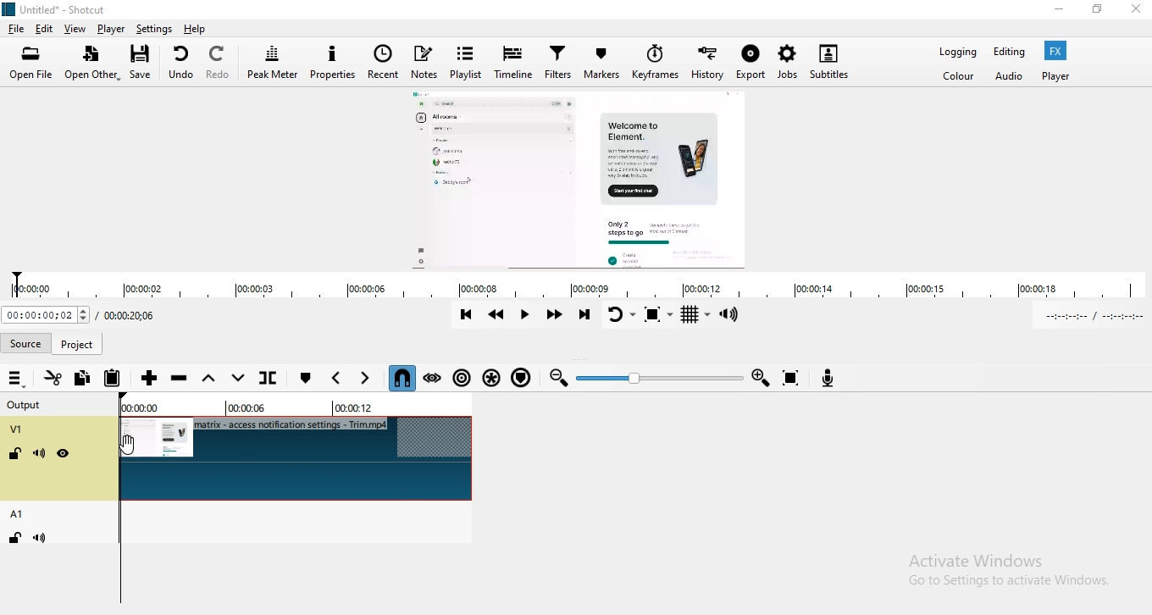 The image size is (1152, 615). What do you see at coordinates (1061, 75) in the screenshot?
I see `Player` at bounding box center [1061, 75].